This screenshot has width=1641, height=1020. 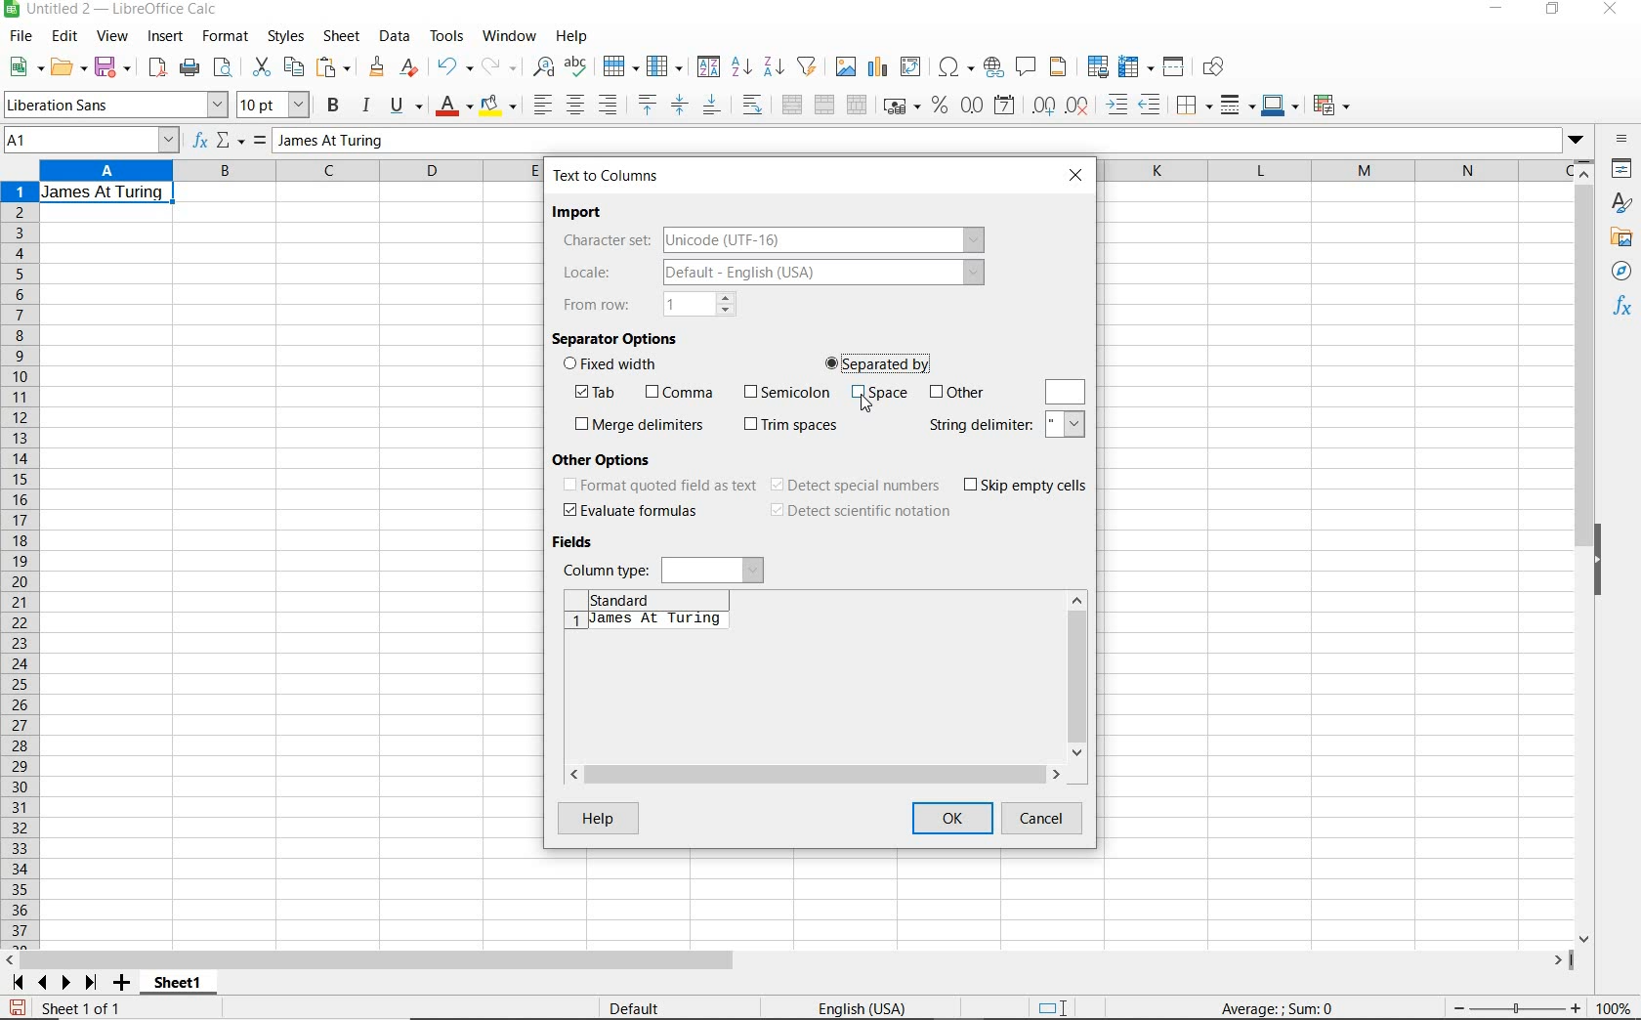 What do you see at coordinates (1621, 202) in the screenshot?
I see `styles` at bounding box center [1621, 202].